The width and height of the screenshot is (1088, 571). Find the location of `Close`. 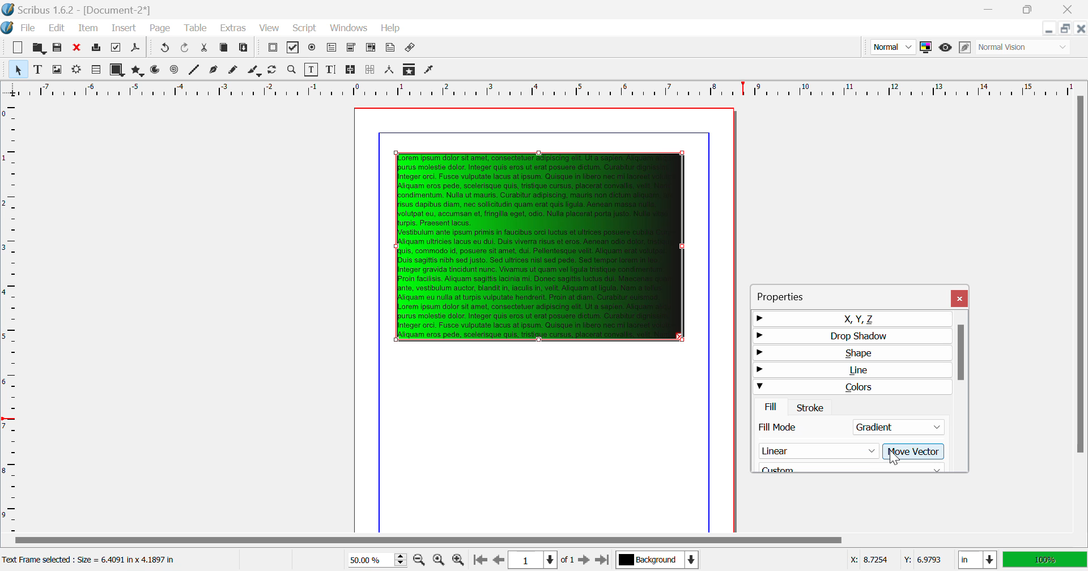

Close is located at coordinates (1081, 28).